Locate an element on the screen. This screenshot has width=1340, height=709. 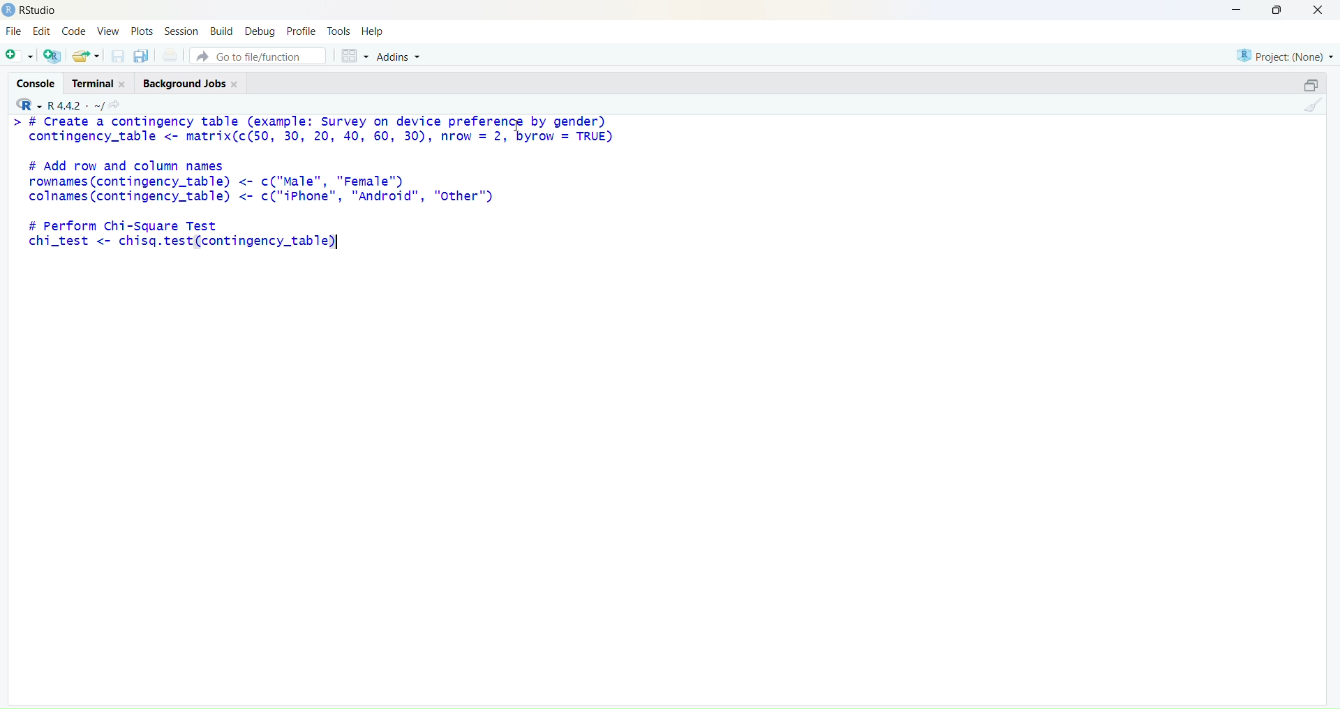
console is located at coordinates (37, 84).